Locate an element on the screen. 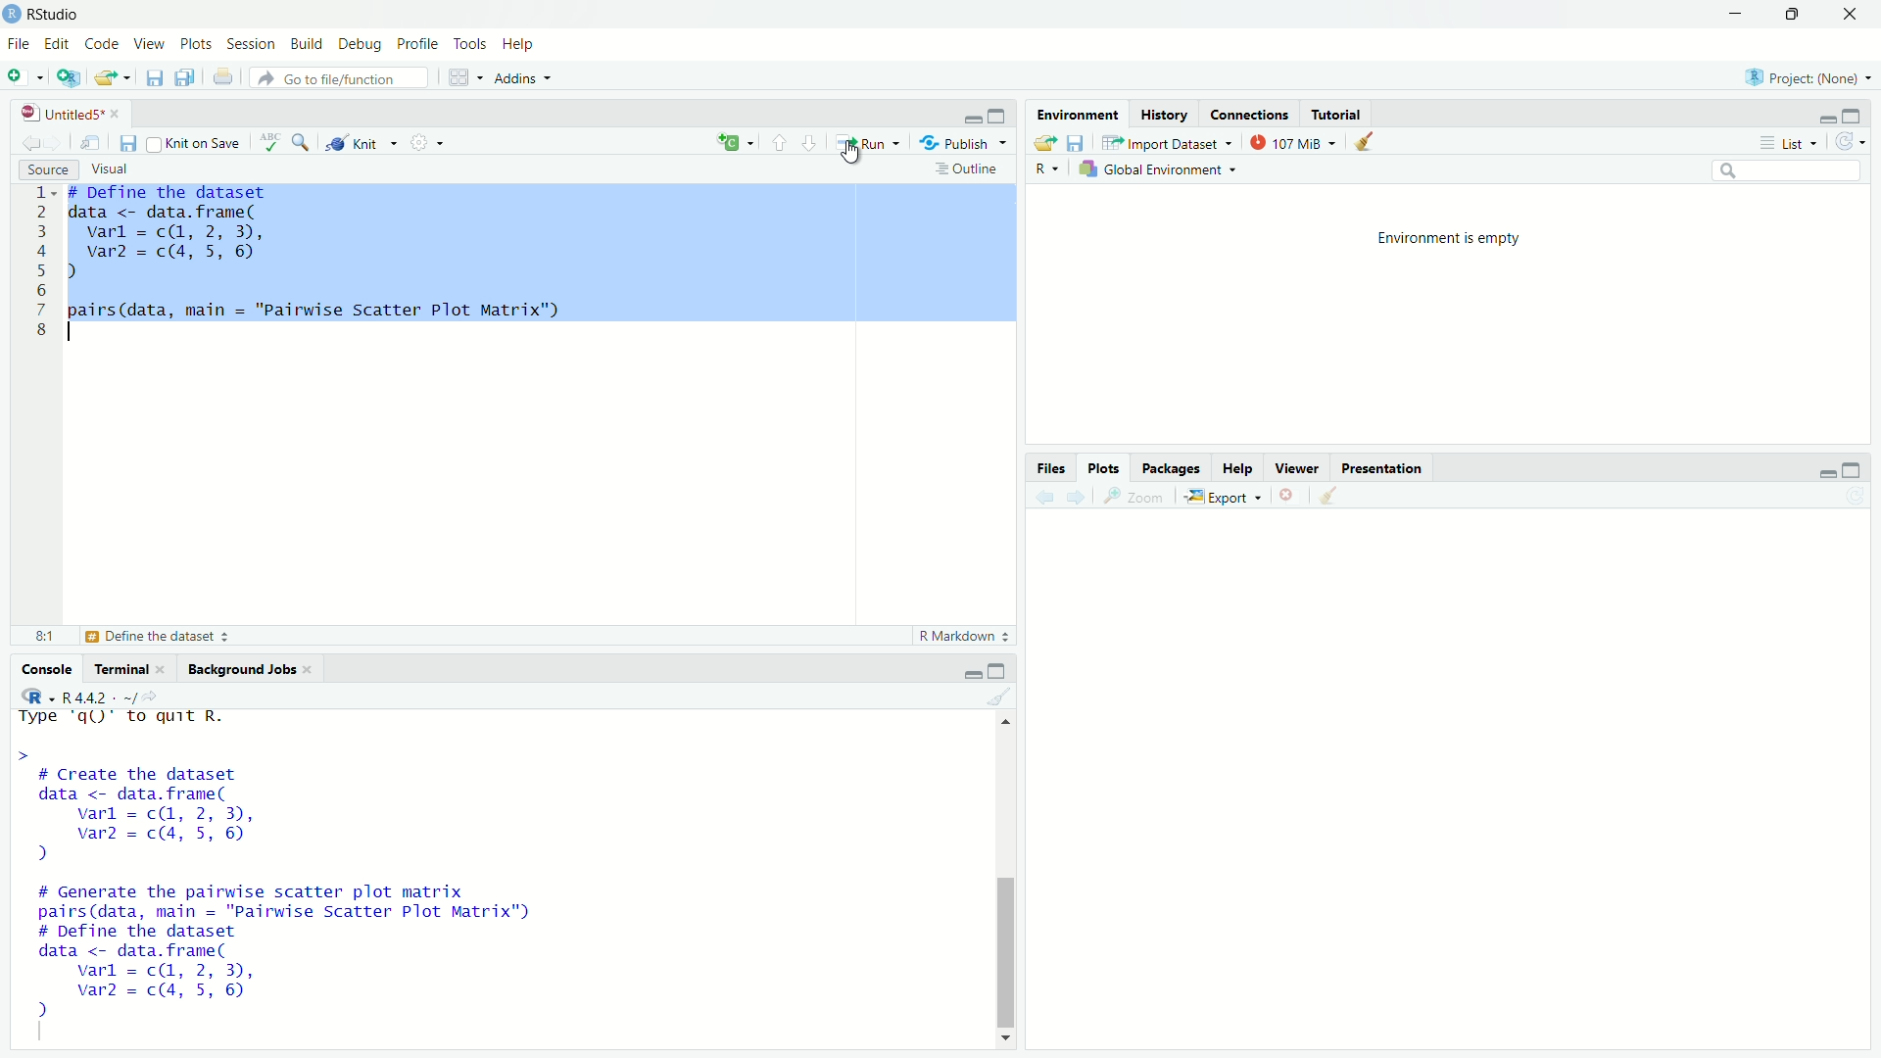 Image resolution: width=1881 pixels, height=1058 pixels. Edit is located at coordinates (58, 41).